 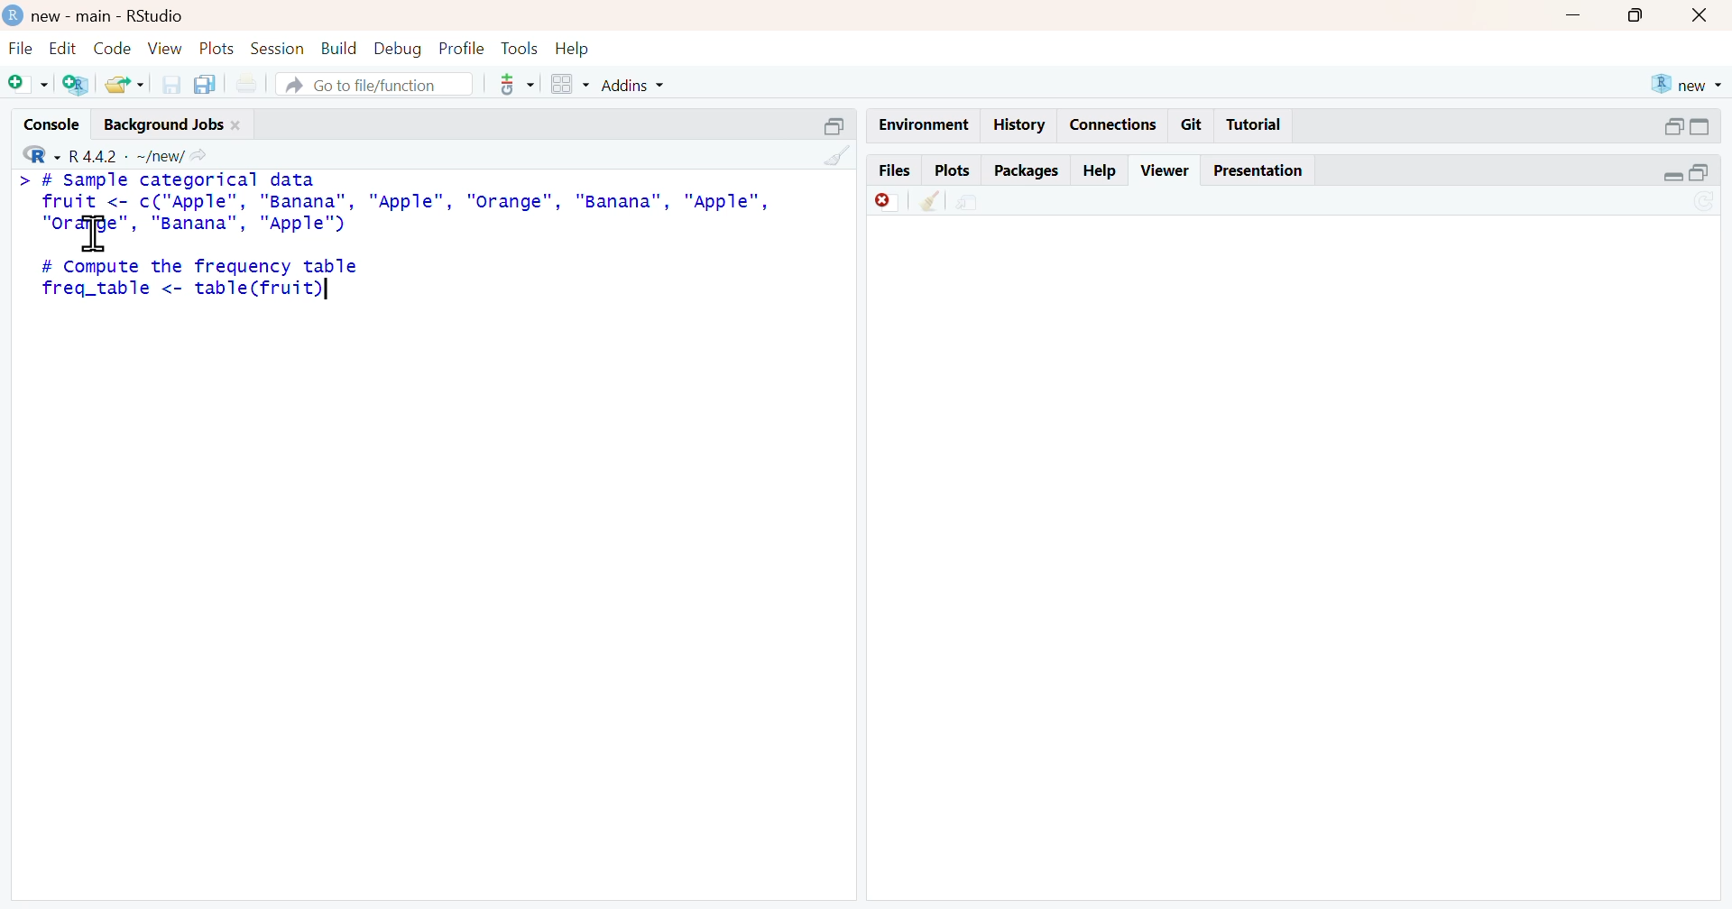 What do you see at coordinates (1194, 124) in the screenshot?
I see `git` at bounding box center [1194, 124].